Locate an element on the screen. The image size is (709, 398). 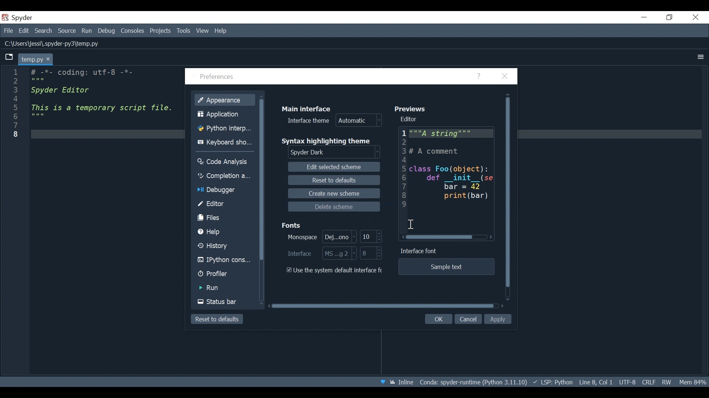
Create new scheme is located at coordinates (333, 193).